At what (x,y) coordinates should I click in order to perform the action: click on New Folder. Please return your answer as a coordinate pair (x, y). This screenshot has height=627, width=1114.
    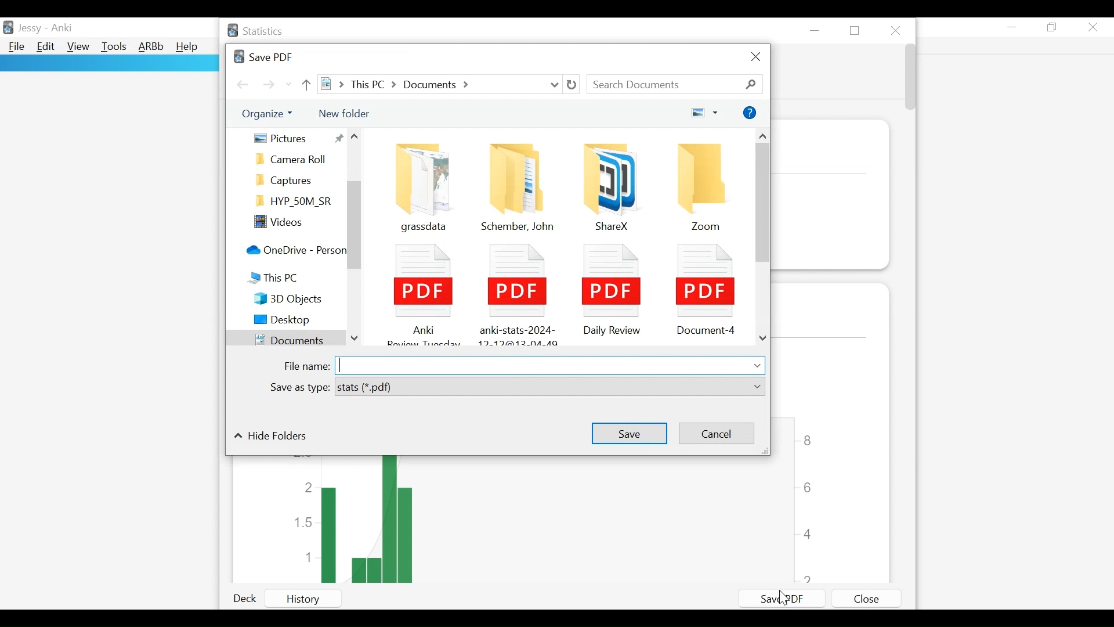
    Looking at the image, I should click on (343, 113).